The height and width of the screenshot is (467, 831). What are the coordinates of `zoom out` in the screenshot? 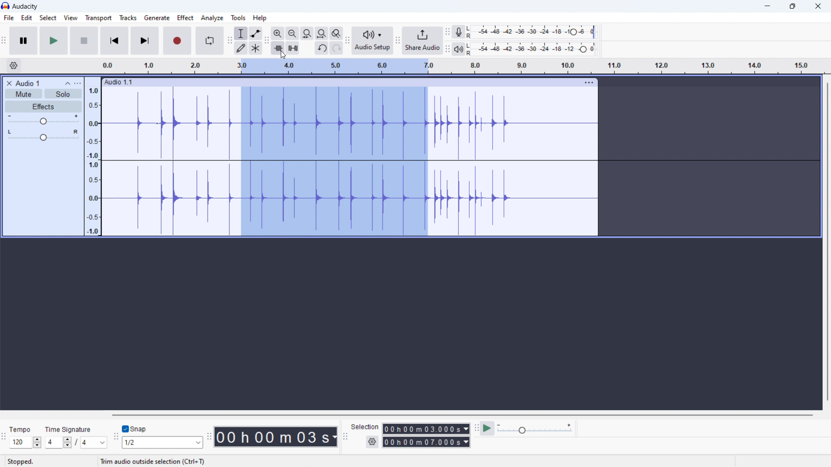 It's located at (292, 33).